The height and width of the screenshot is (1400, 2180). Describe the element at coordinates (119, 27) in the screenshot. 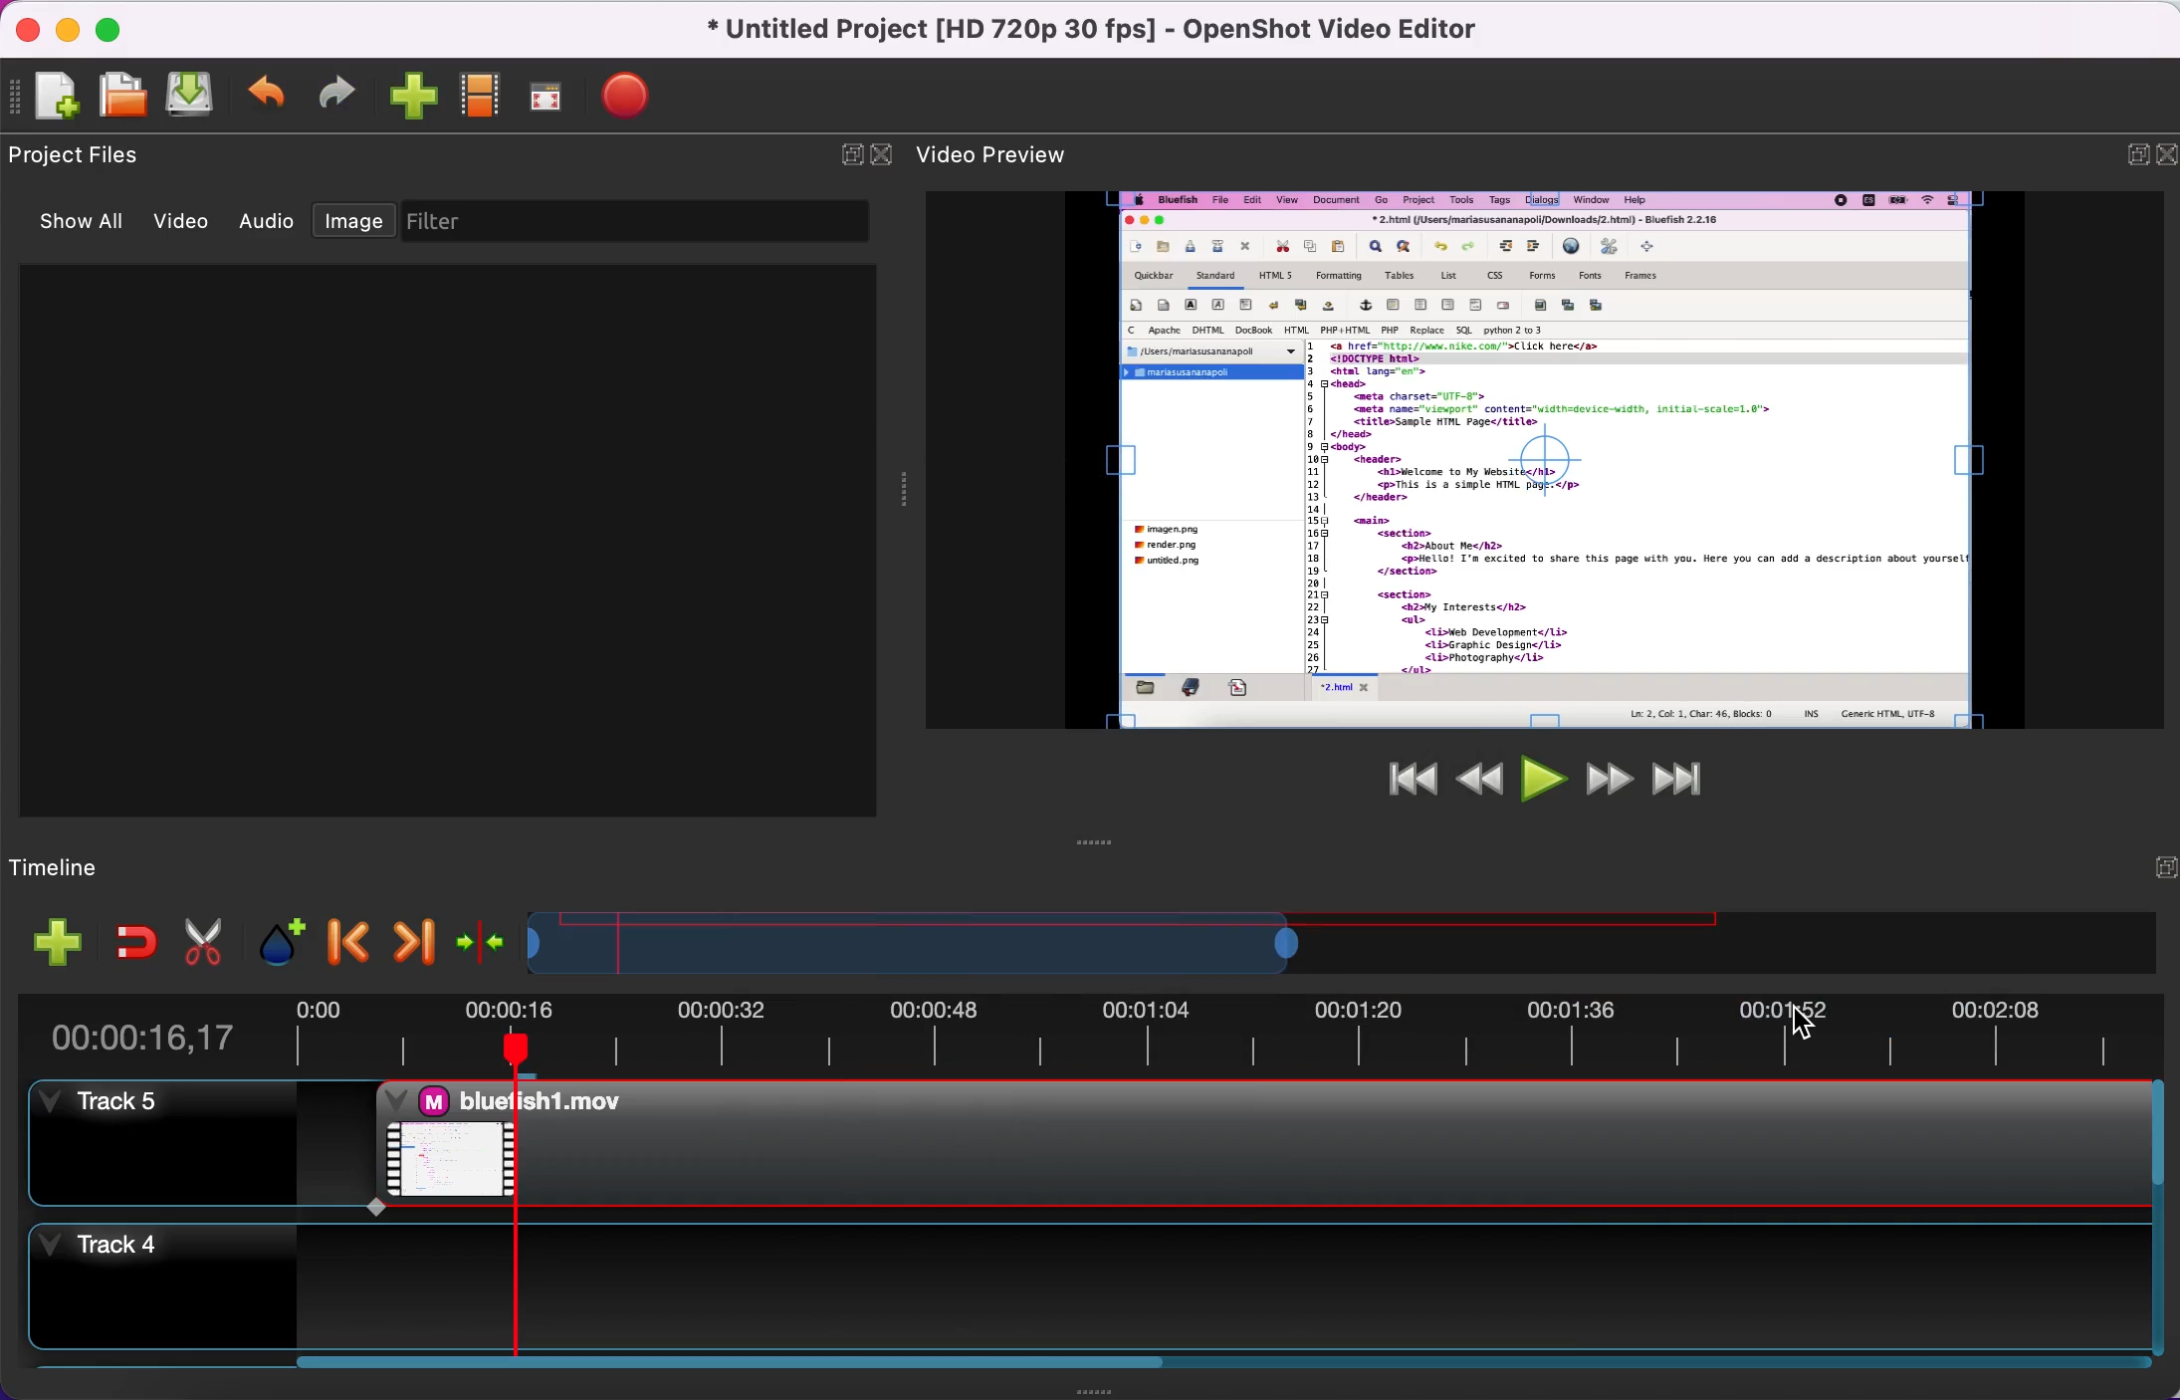

I see `maximize` at that location.